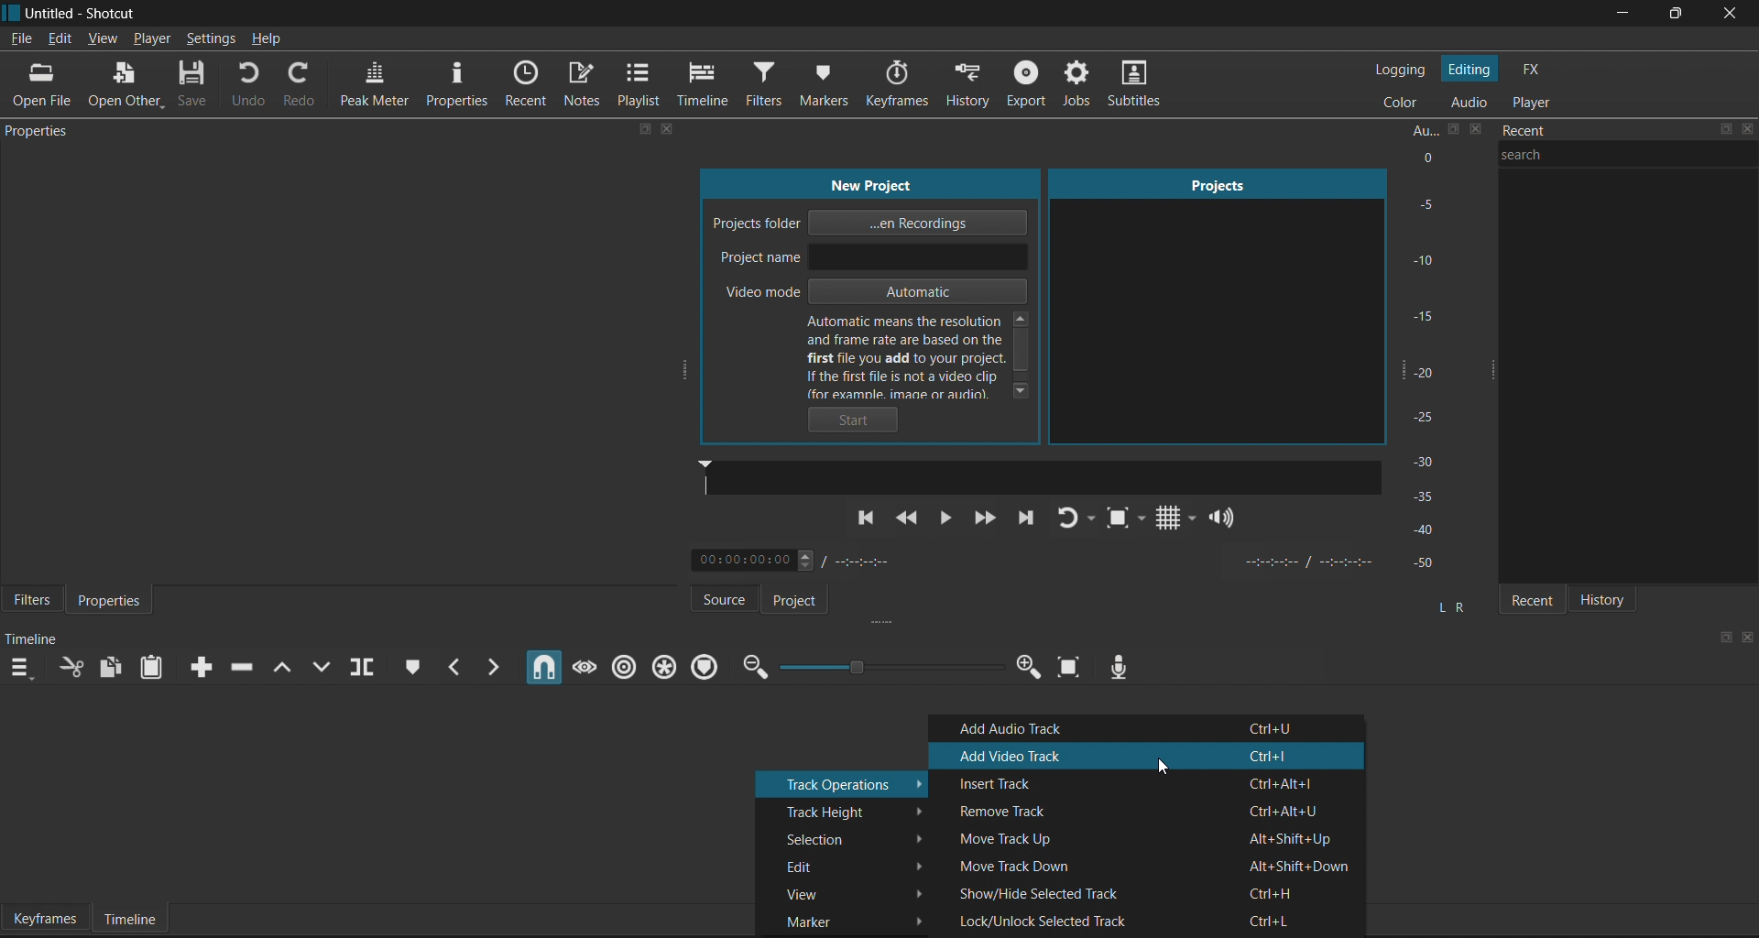 Image resolution: width=1759 pixels, height=938 pixels. I want to click on Timeline, so click(130, 919).